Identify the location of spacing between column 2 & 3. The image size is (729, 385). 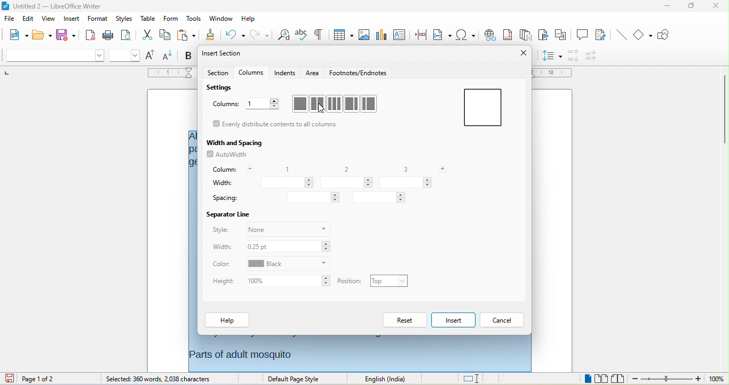
(379, 197).